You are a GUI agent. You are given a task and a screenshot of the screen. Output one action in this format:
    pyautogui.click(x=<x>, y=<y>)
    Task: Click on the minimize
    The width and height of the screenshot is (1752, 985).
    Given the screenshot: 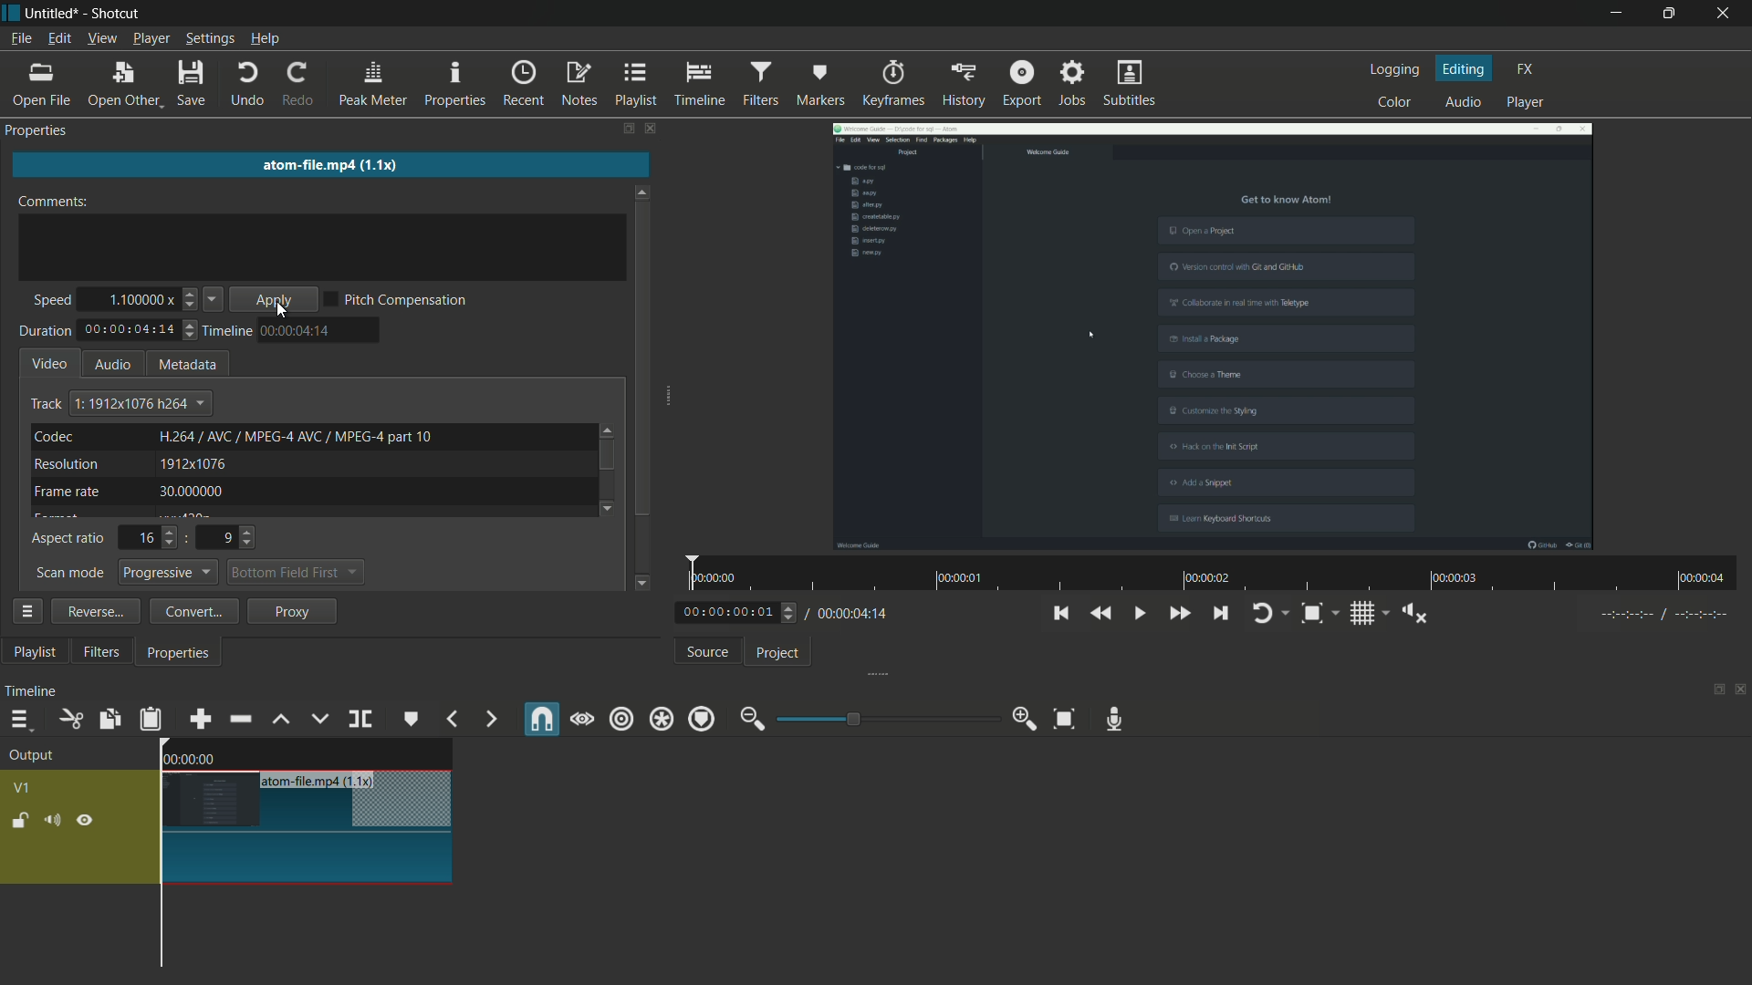 What is the action you would take?
    pyautogui.click(x=1613, y=14)
    